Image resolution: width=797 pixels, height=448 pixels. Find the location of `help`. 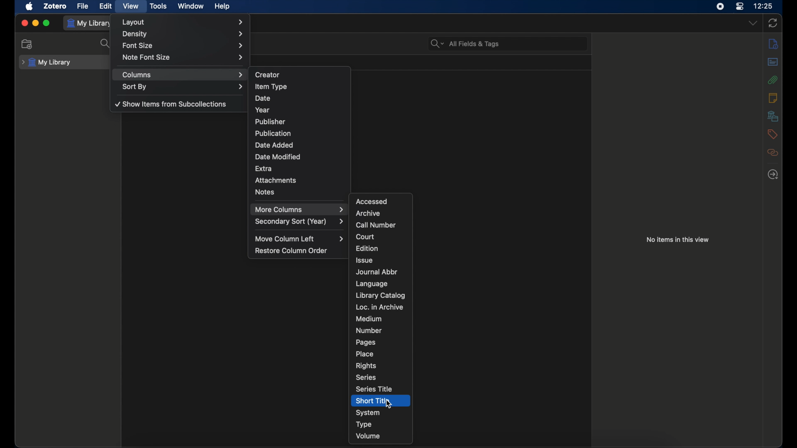

help is located at coordinates (222, 7).